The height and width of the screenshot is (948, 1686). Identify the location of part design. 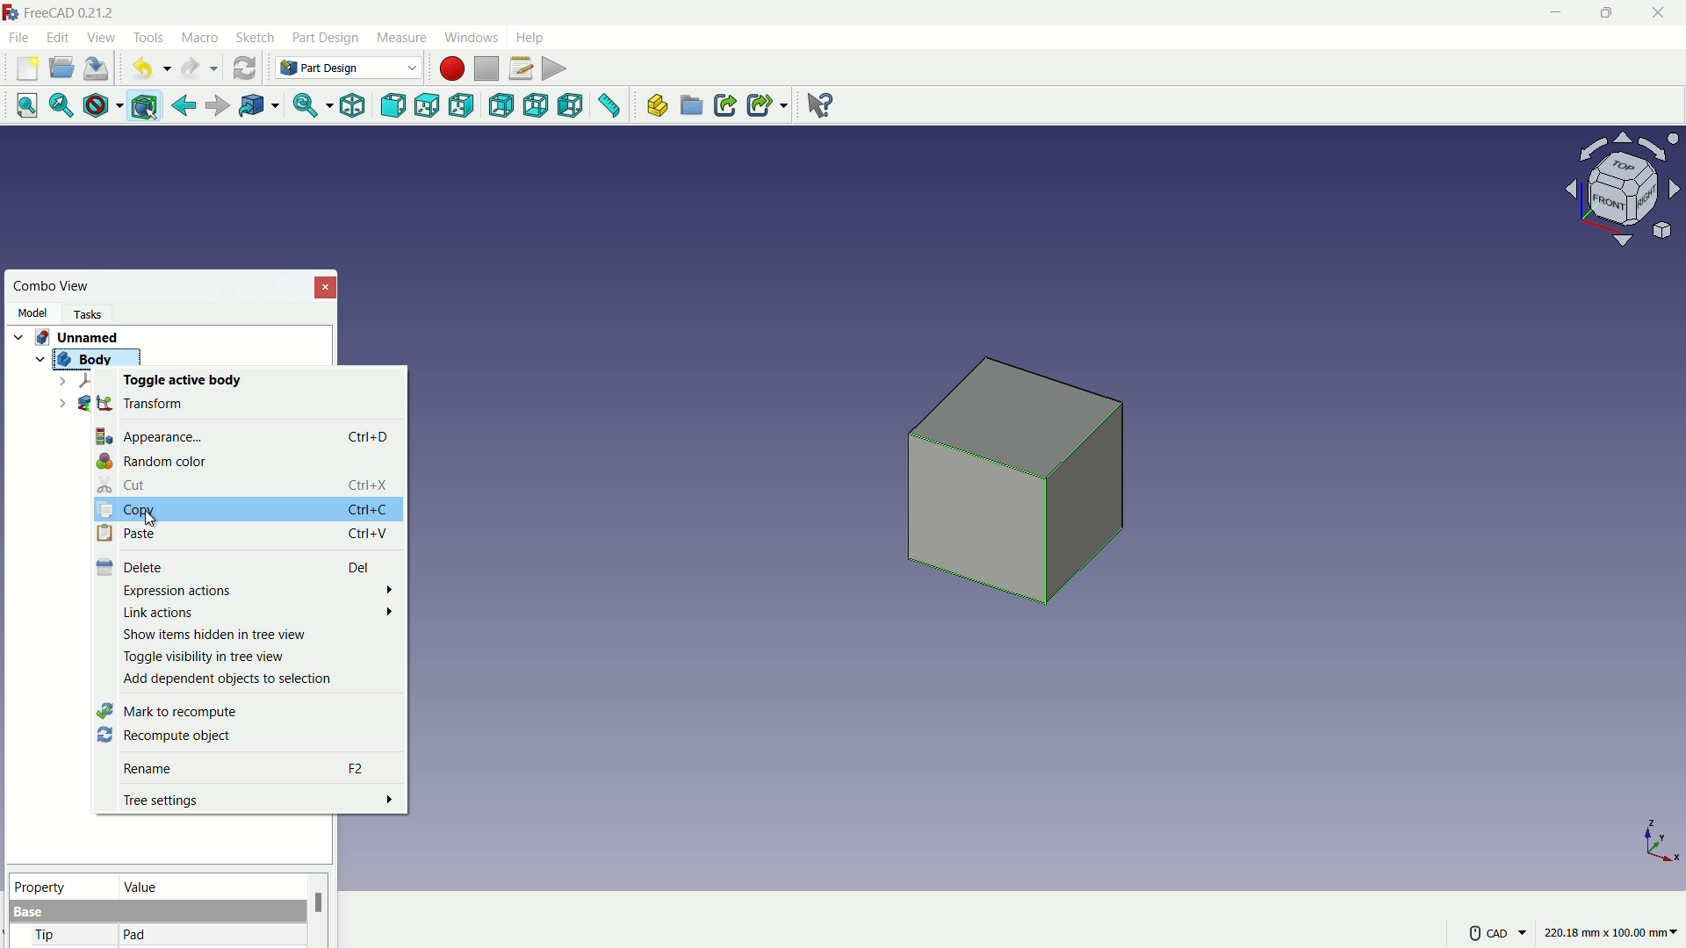
(326, 38).